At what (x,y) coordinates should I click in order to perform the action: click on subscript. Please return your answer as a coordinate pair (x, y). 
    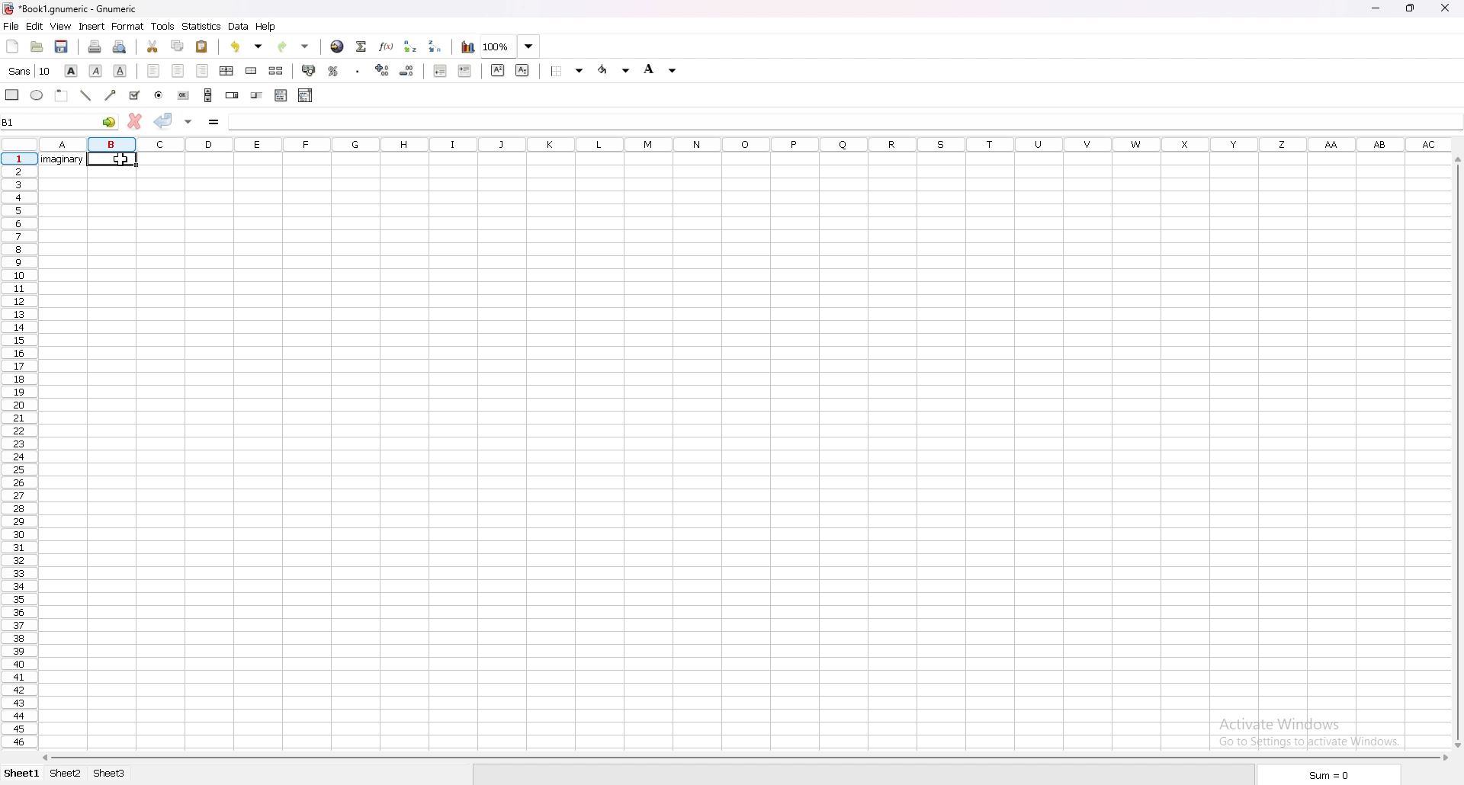
    Looking at the image, I should click on (525, 70).